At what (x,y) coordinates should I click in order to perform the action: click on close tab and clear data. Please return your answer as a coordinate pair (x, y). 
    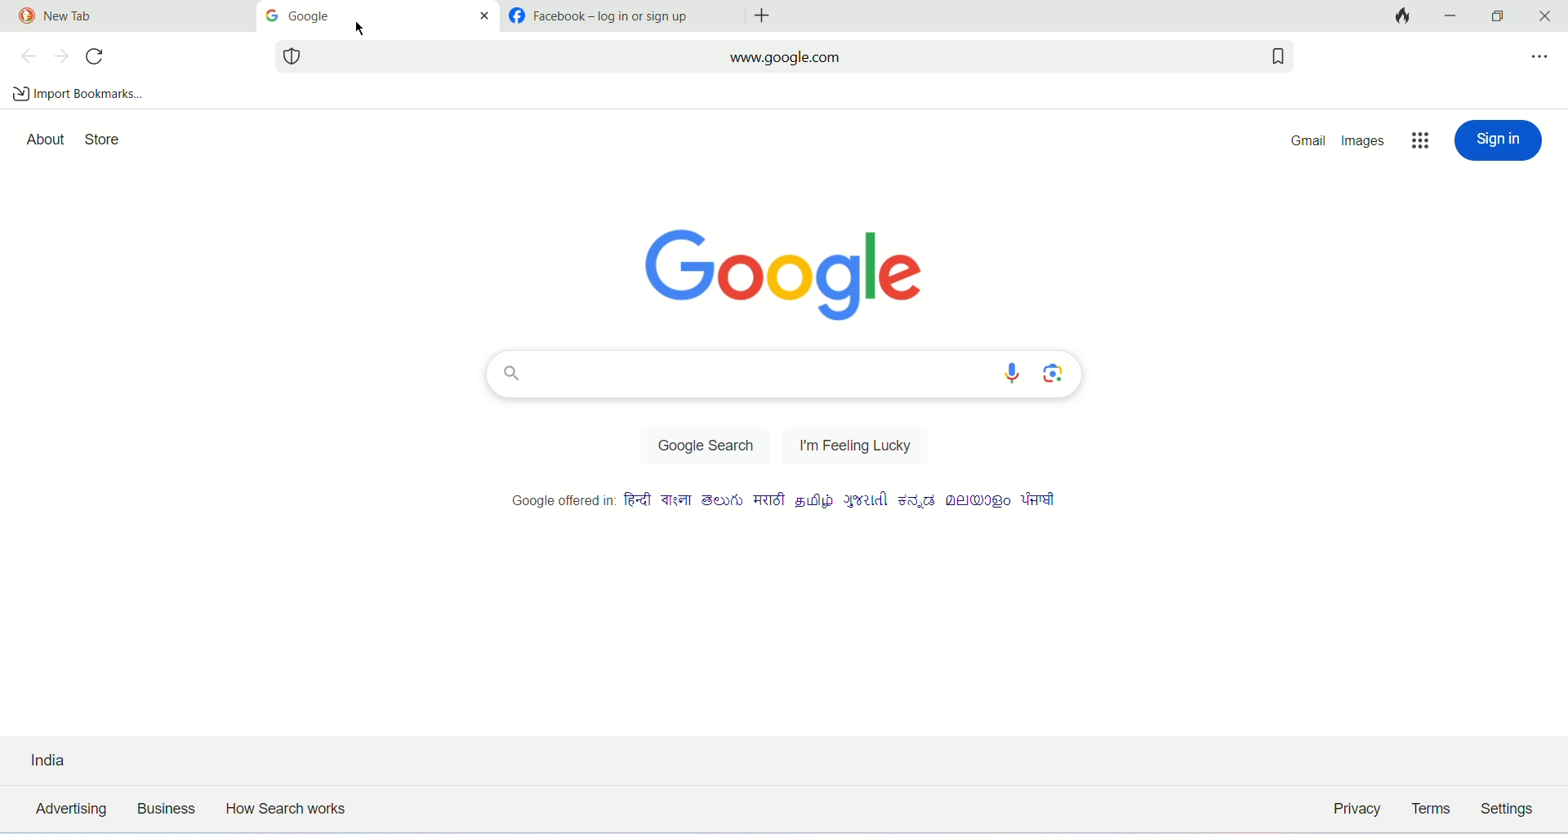
    Looking at the image, I should click on (1404, 16).